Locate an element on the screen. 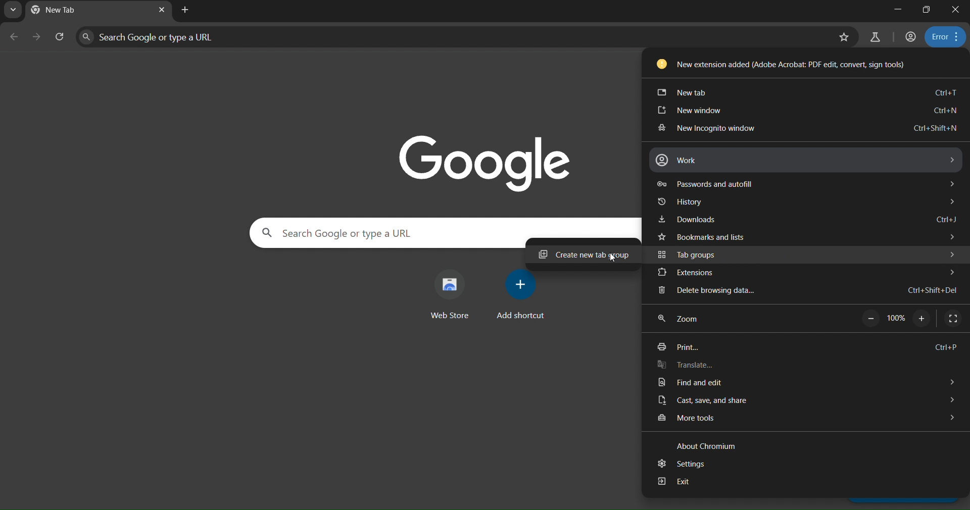 The image size is (970, 510). translate is located at coordinates (807, 366).